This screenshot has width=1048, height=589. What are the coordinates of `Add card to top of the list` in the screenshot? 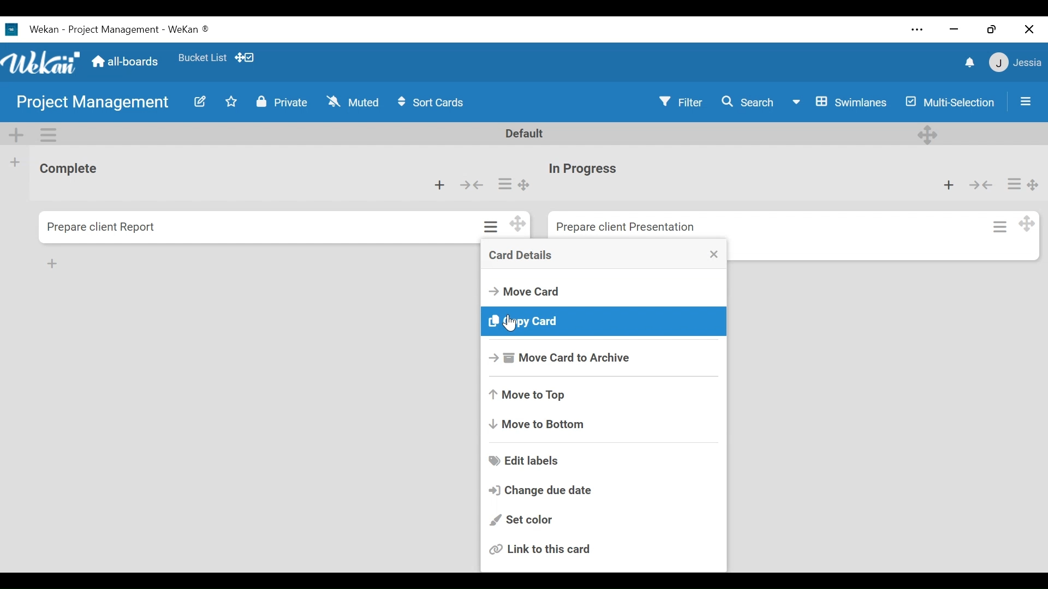 It's located at (949, 185).